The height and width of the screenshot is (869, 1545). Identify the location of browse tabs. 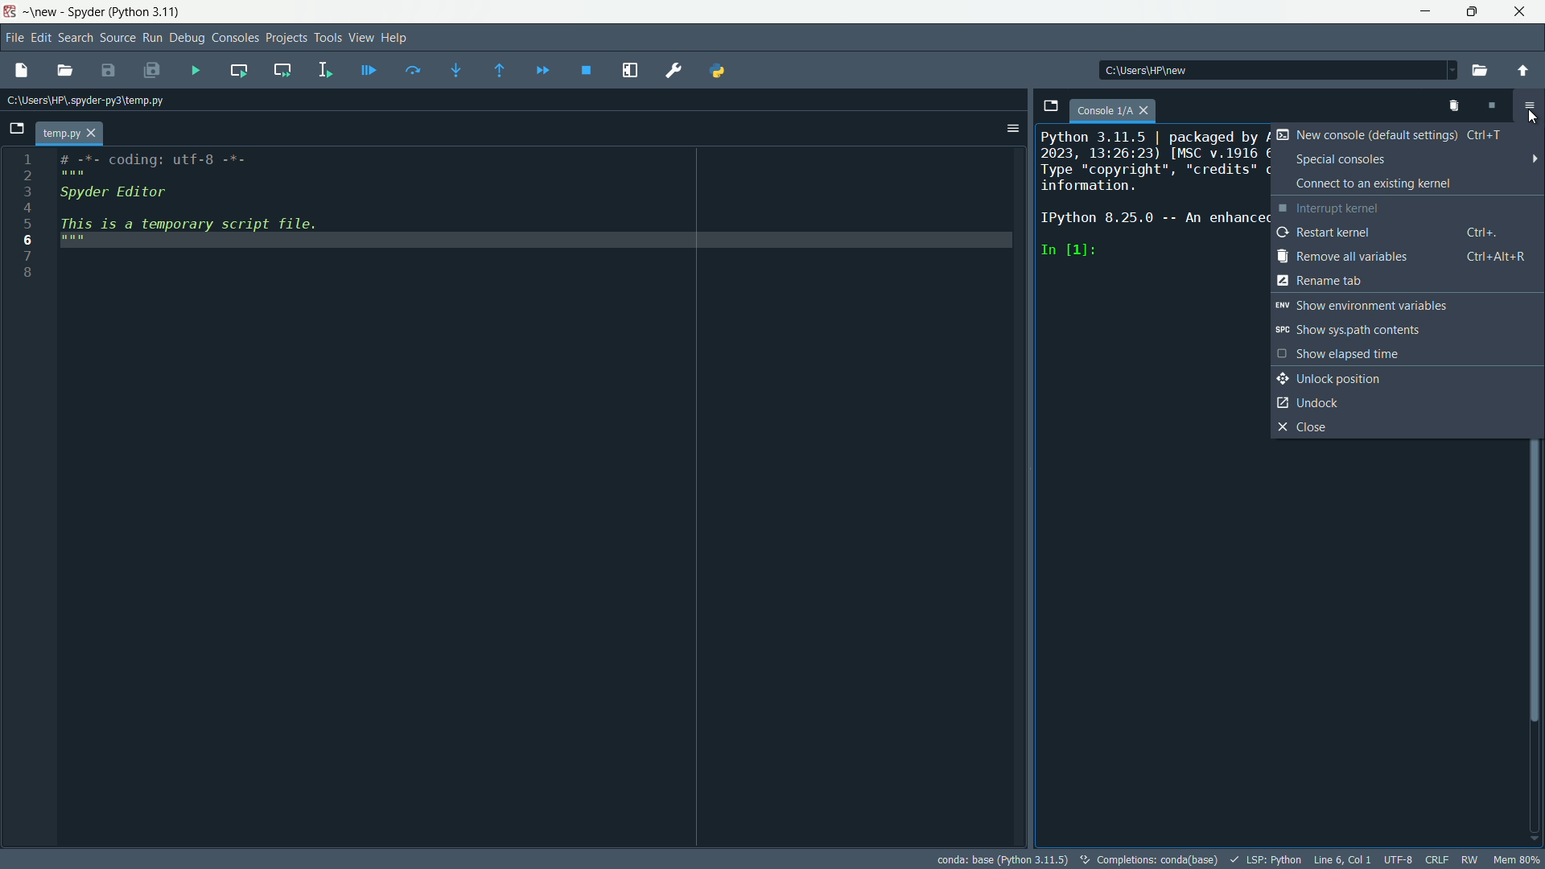
(14, 130).